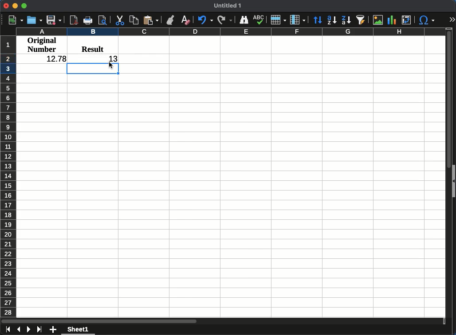  Describe the element at coordinates (74, 19) in the screenshot. I see `pdf view` at that location.